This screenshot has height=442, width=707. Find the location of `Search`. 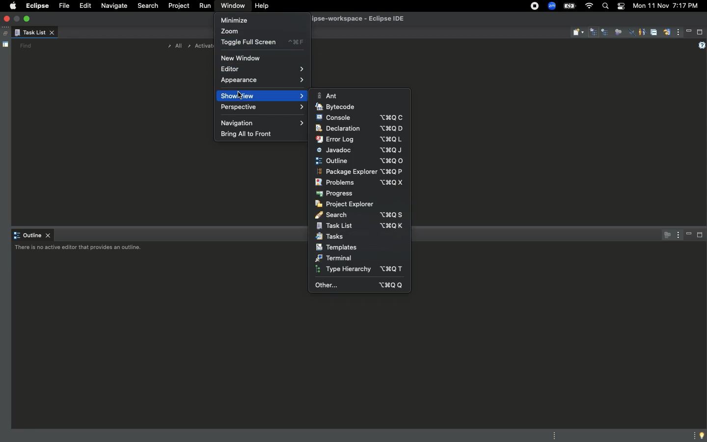

Search is located at coordinates (358, 215).